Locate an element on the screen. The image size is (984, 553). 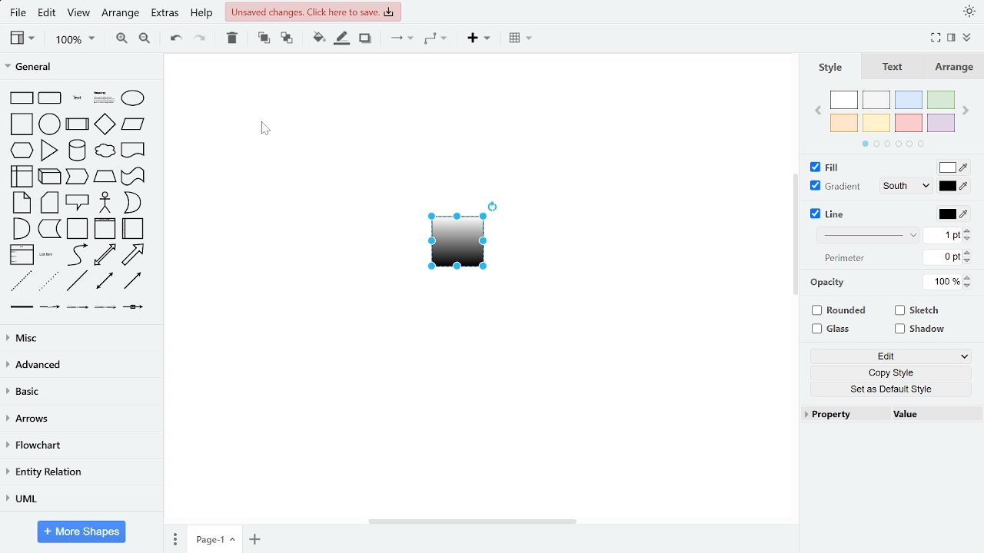
UML is located at coordinates (79, 496).